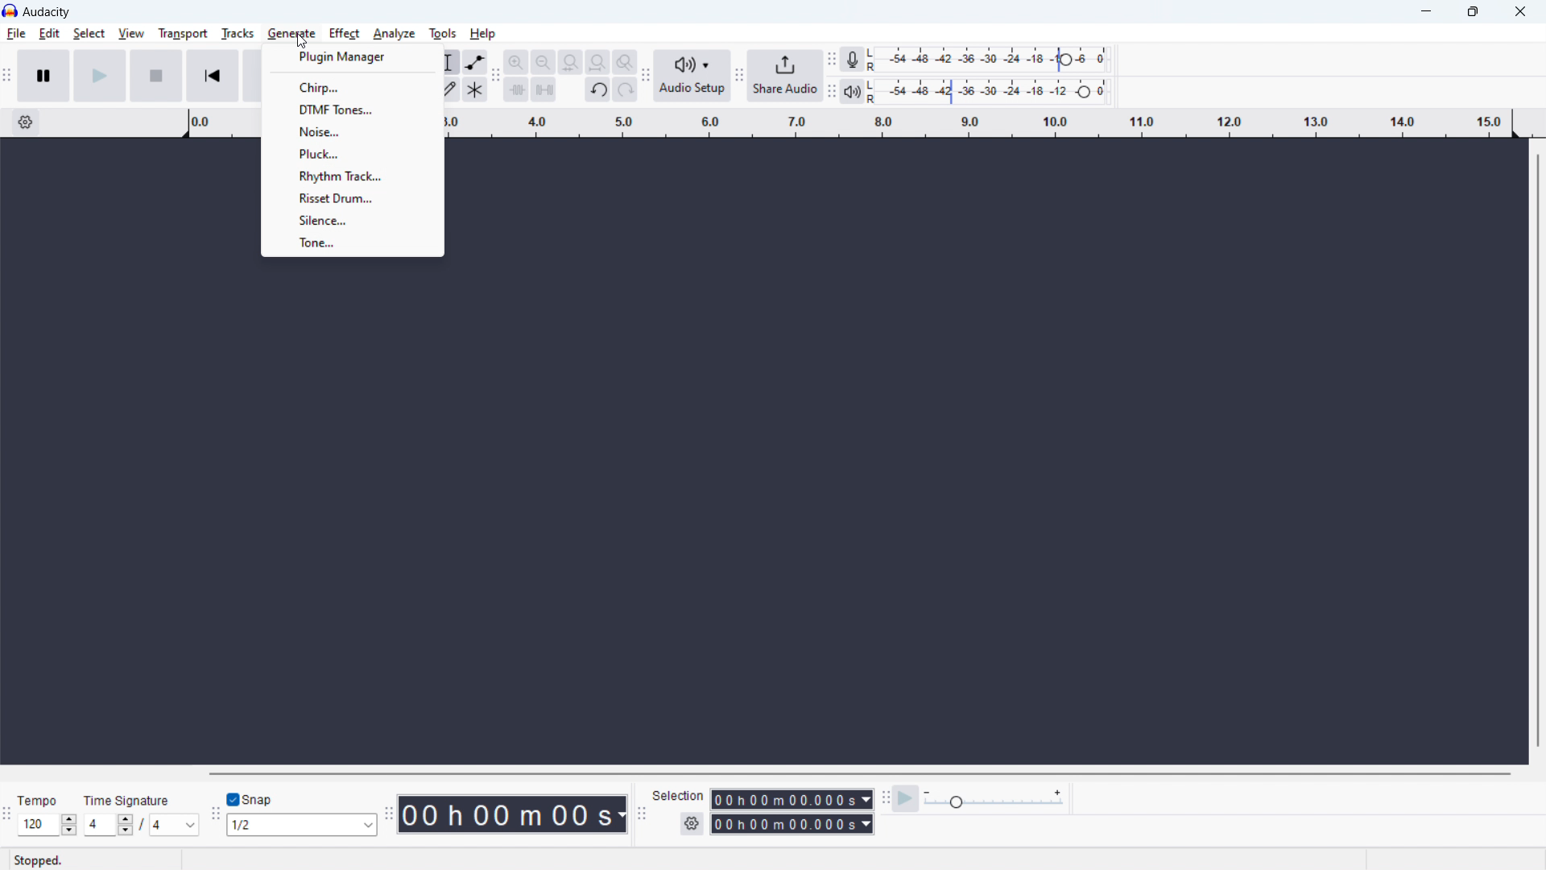 Image resolution: width=1546 pixels, height=870 pixels. What do you see at coordinates (978, 121) in the screenshot?
I see `timeline` at bounding box center [978, 121].